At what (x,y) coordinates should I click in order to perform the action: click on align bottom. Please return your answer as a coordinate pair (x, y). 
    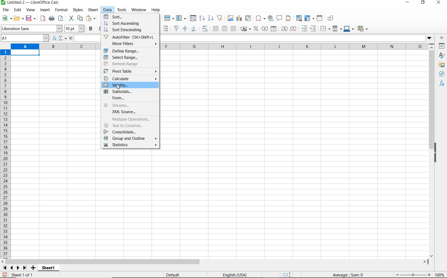
    Looking at the image, I should click on (193, 29).